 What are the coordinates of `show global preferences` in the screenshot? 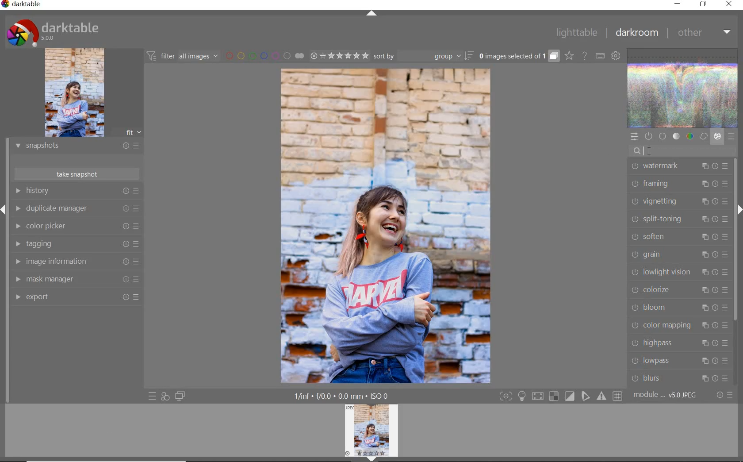 It's located at (616, 57).